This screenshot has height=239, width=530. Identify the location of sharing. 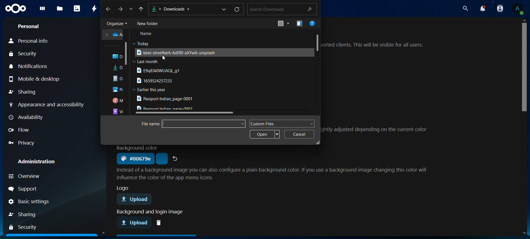
(26, 92).